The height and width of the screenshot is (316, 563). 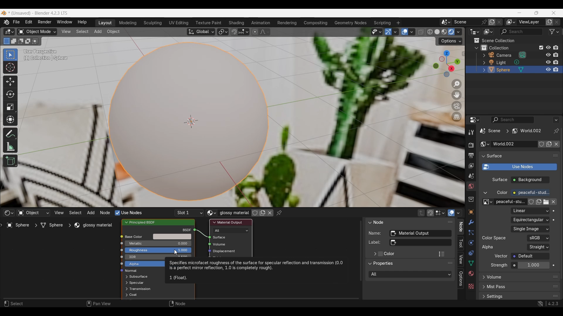 I want to click on Render properties, so click(x=471, y=145).